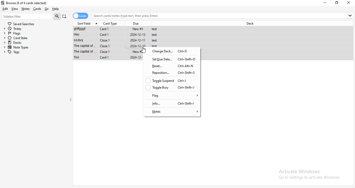 The height and width of the screenshot is (188, 355). I want to click on help, so click(57, 9).